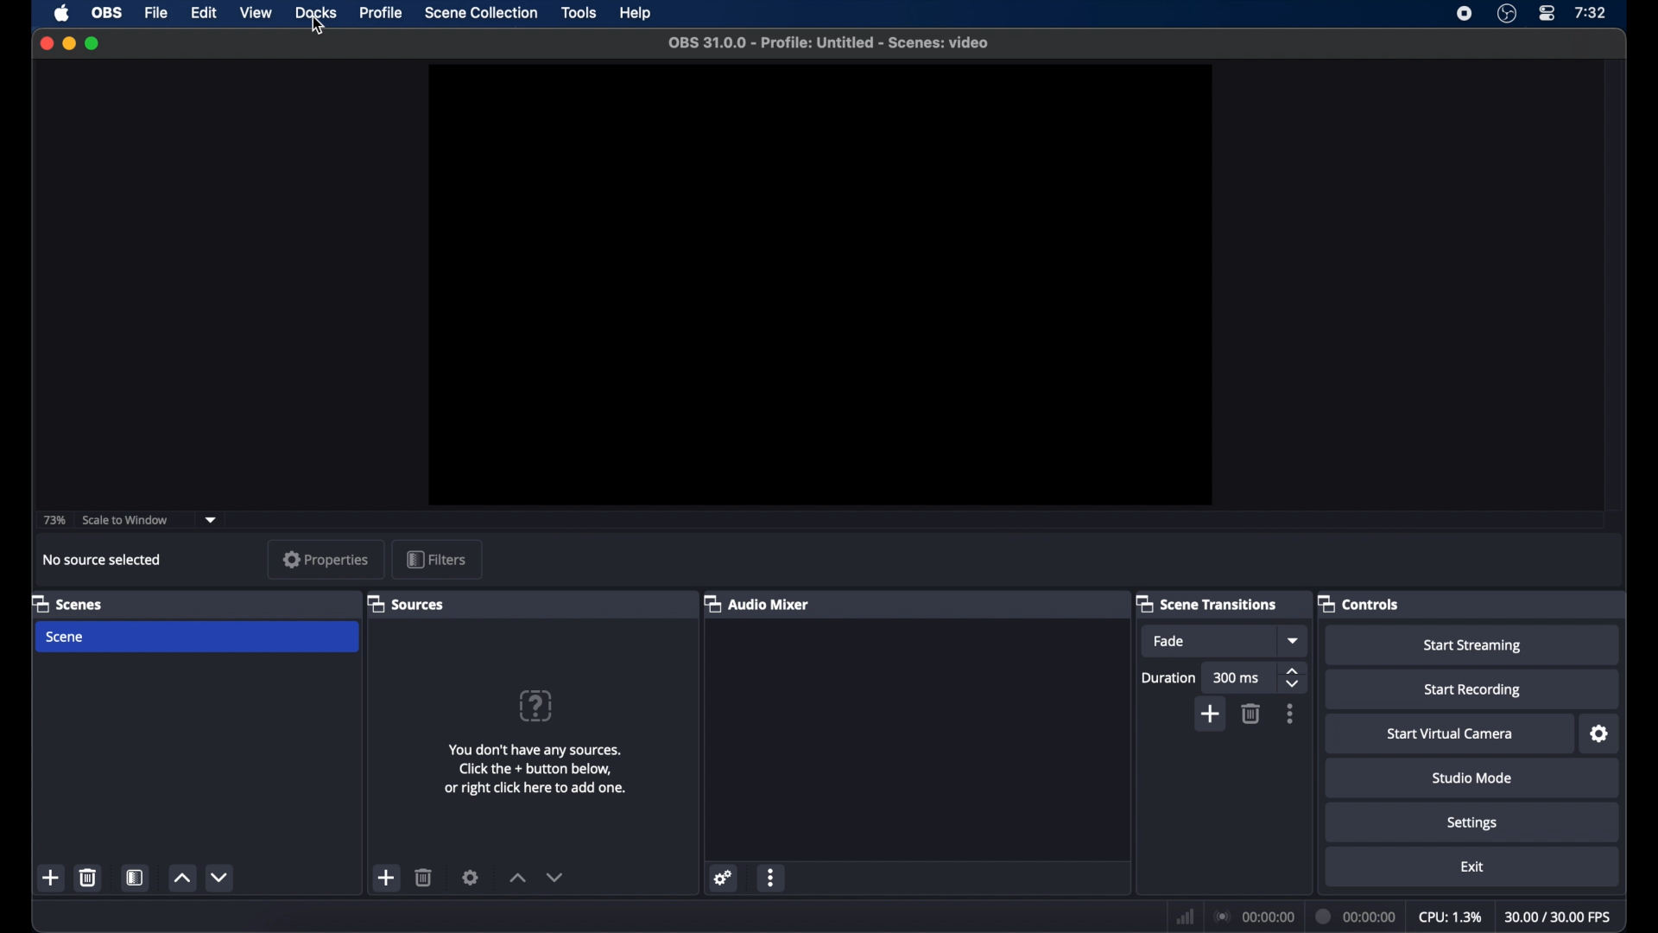 This screenshot has width=1658, height=933. What do you see at coordinates (1473, 866) in the screenshot?
I see `exit` at bounding box center [1473, 866].